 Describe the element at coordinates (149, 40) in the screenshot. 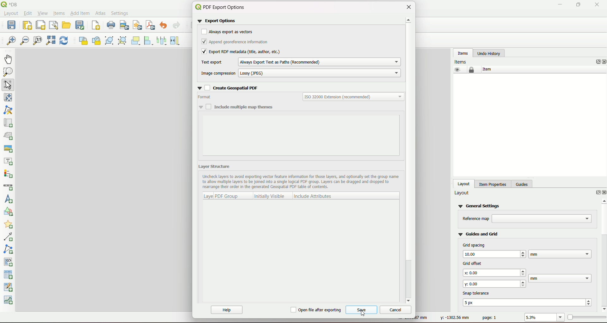

I see `align selected` at that location.